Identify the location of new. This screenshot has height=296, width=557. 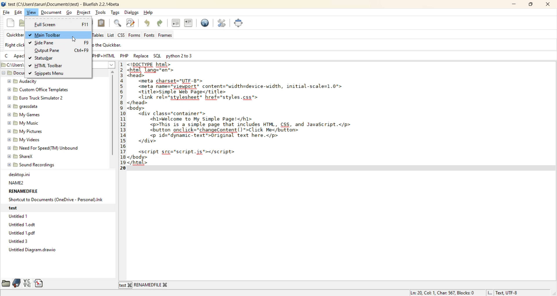
(11, 23).